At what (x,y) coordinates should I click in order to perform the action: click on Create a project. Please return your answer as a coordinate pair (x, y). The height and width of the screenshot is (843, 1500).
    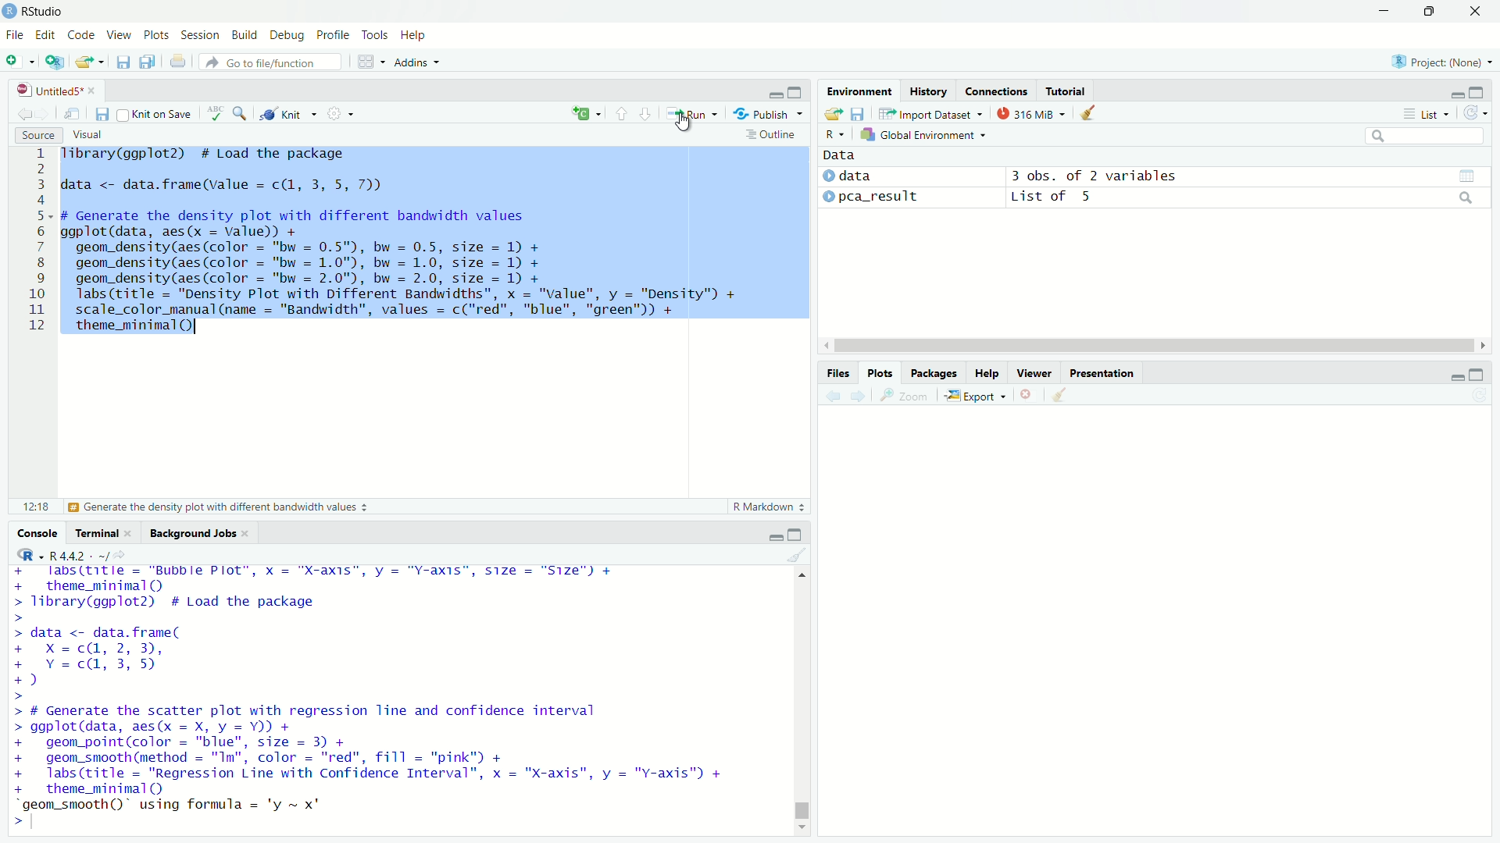
    Looking at the image, I should click on (55, 61).